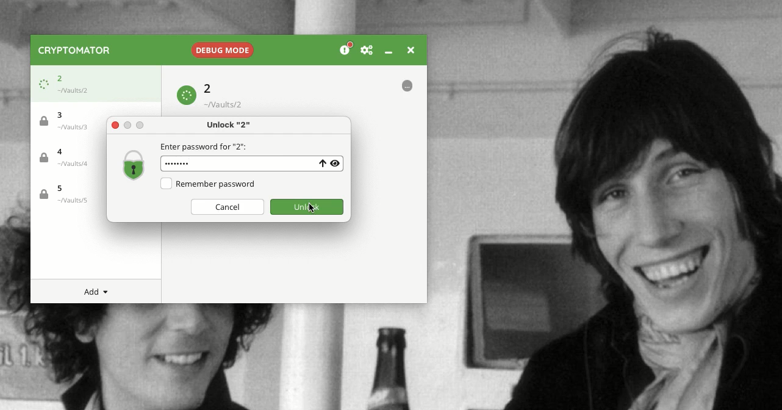 The width and height of the screenshot is (782, 410). What do you see at coordinates (336, 163) in the screenshot?
I see `View` at bounding box center [336, 163].